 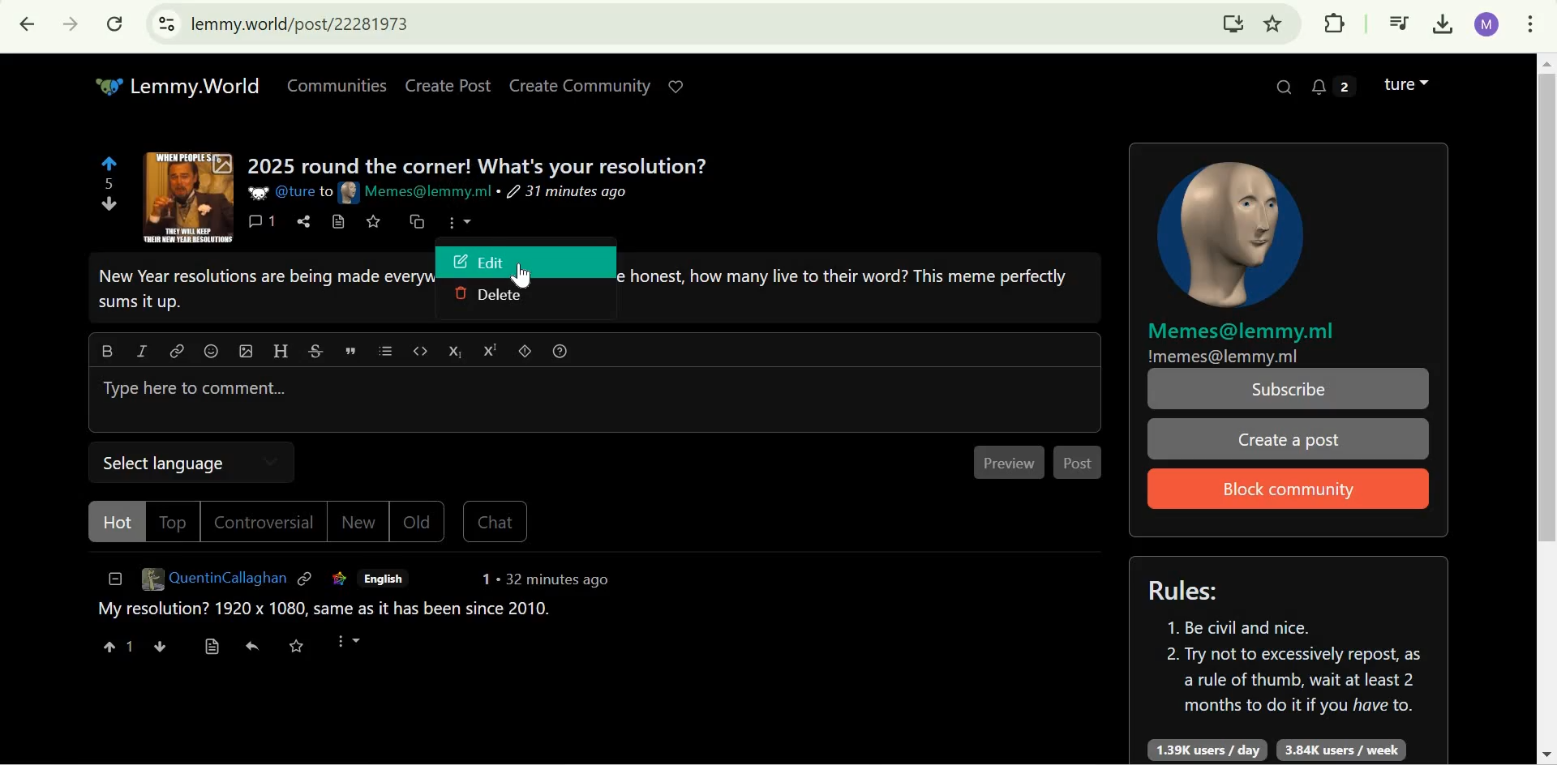 I want to click on upvote, so click(x=109, y=162).